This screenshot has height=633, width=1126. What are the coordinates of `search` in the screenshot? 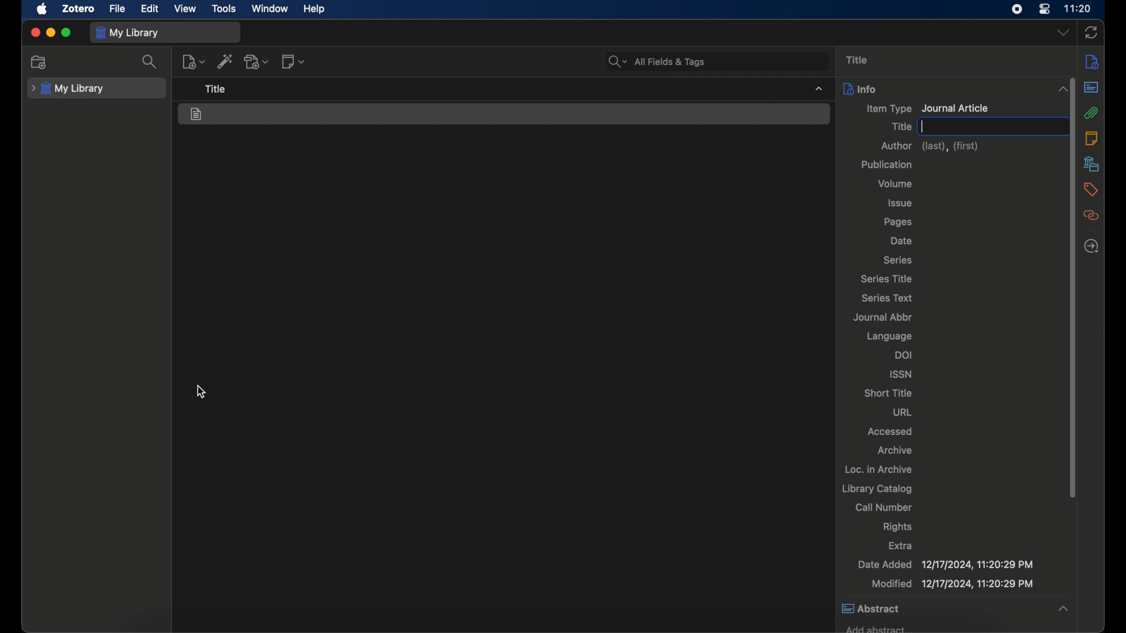 It's located at (149, 62).